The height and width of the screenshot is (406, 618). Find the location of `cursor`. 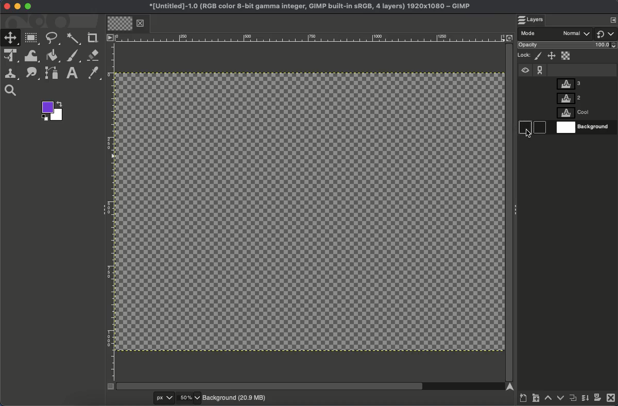

cursor is located at coordinates (527, 134).